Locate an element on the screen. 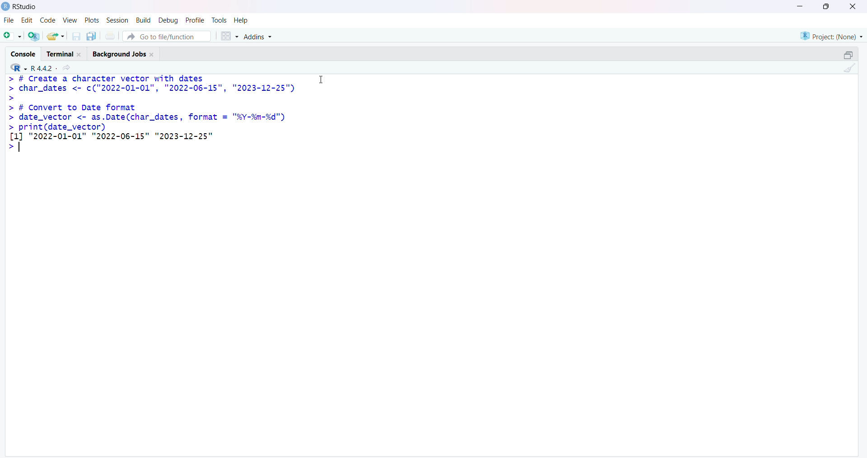  View is located at coordinates (70, 21).